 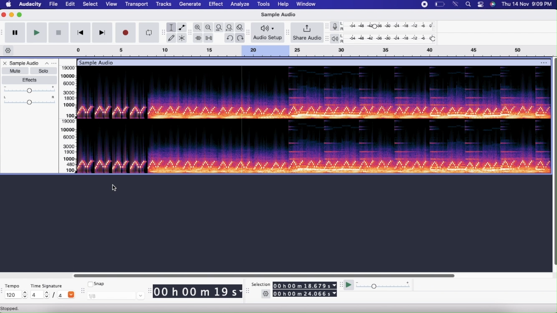 What do you see at coordinates (266, 275) in the screenshot?
I see `Slider` at bounding box center [266, 275].